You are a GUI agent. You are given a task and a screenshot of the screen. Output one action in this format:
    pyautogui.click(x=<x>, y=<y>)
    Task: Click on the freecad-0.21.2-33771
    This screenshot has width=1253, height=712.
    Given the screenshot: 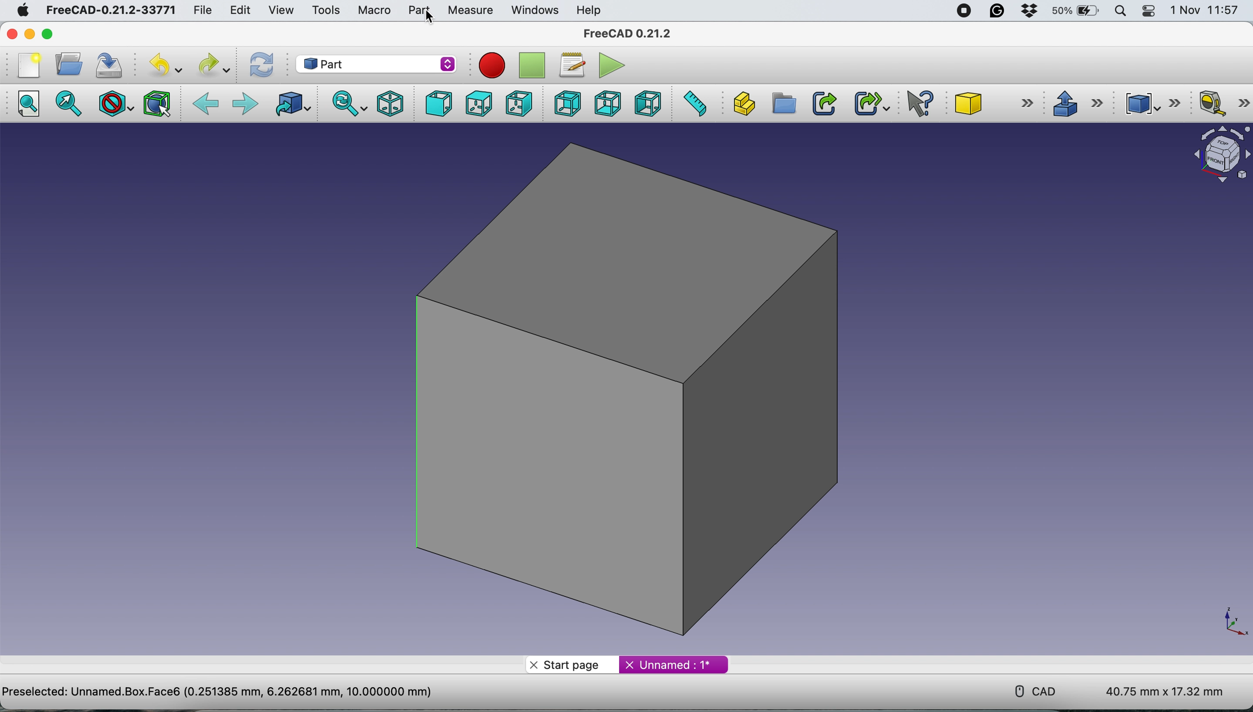 What is the action you would take?
    pyautogui.click(x=108, y=11)
    